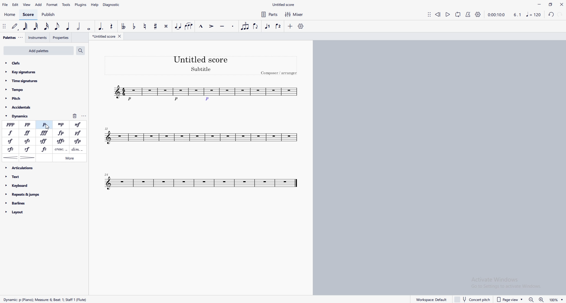 The height and width of the screenshot is (303, 566). What do you see at coordinates (557, 299) in the screenshot?
I see `Zoom percentage` at bounding box center [557, 299].